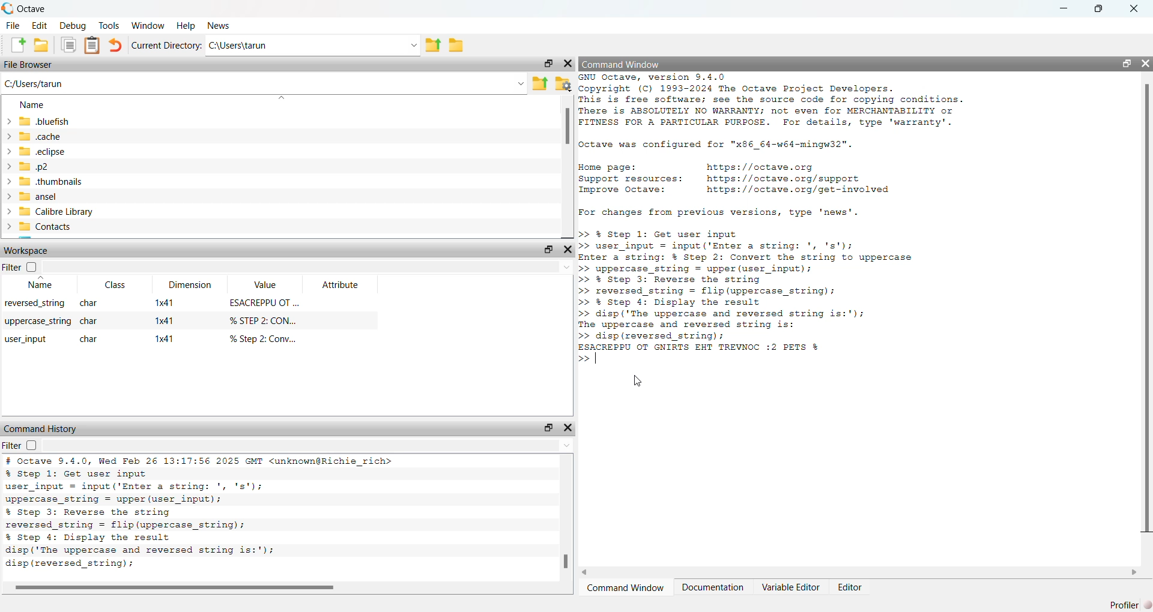 The width and height of the screenshot is (1153, 612). Describe the element at coordinates (769, 100) in the screenshot. I see `details of octave version and copyright` at that location.